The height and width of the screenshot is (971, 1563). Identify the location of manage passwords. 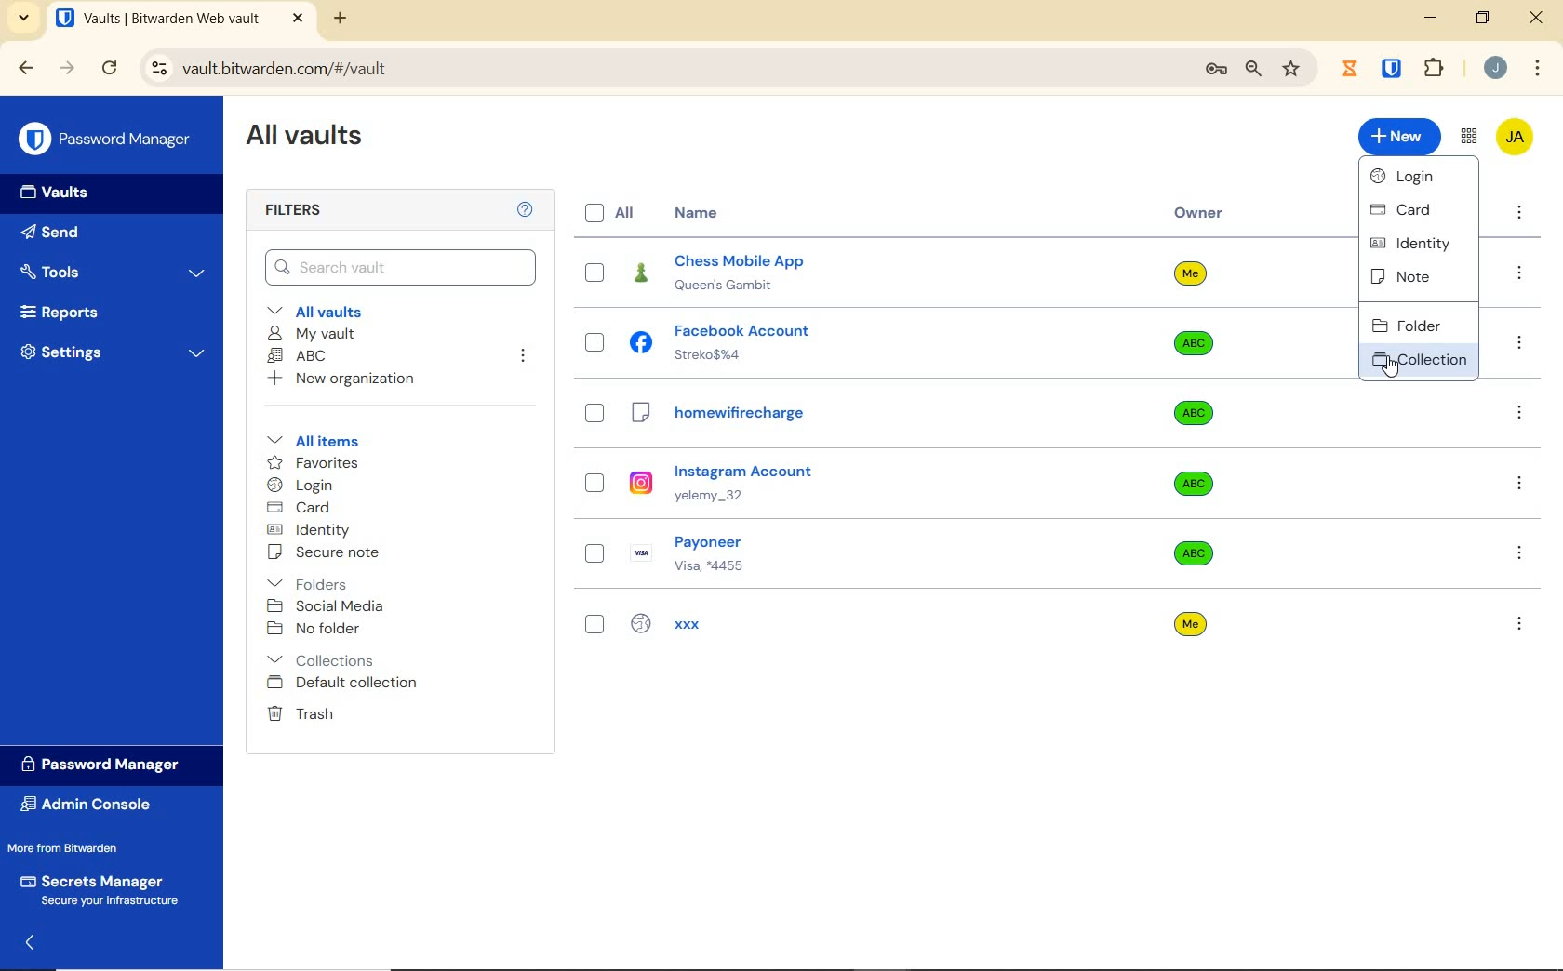
(1216, 72).